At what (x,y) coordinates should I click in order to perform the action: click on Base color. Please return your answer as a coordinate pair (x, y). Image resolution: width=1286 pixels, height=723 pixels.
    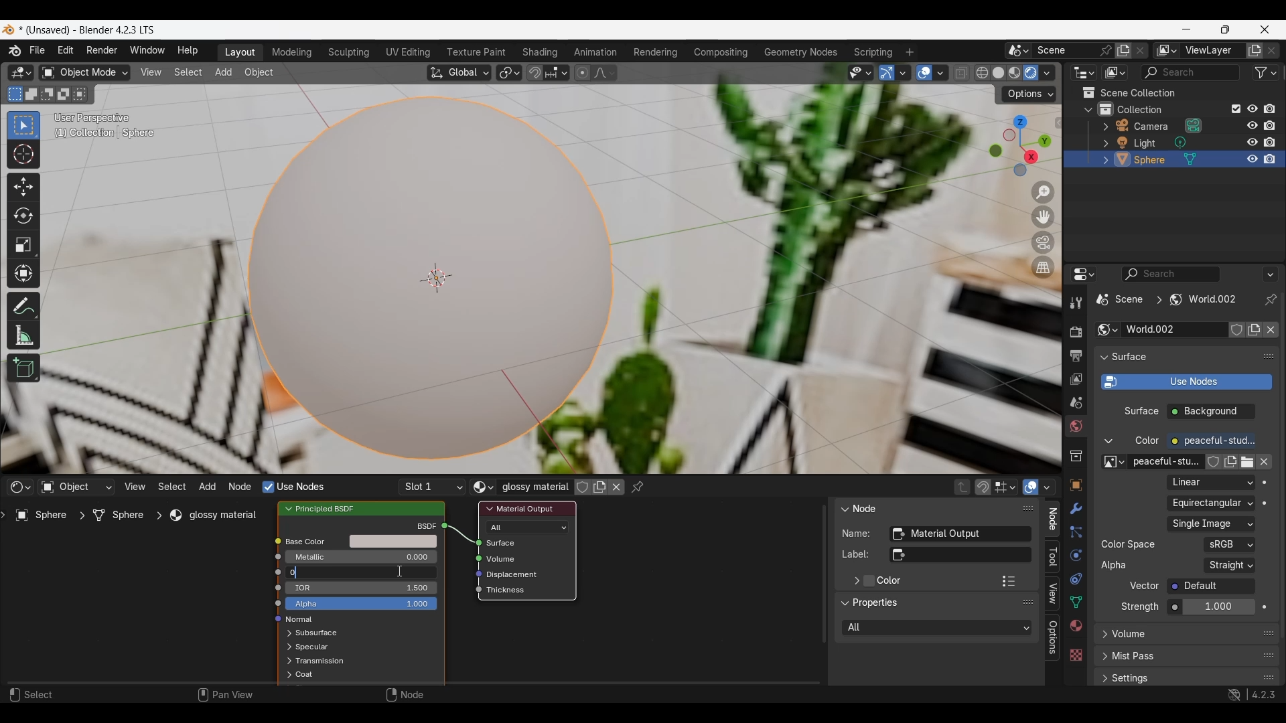
    Looking at the image, I should click on (315, 542).